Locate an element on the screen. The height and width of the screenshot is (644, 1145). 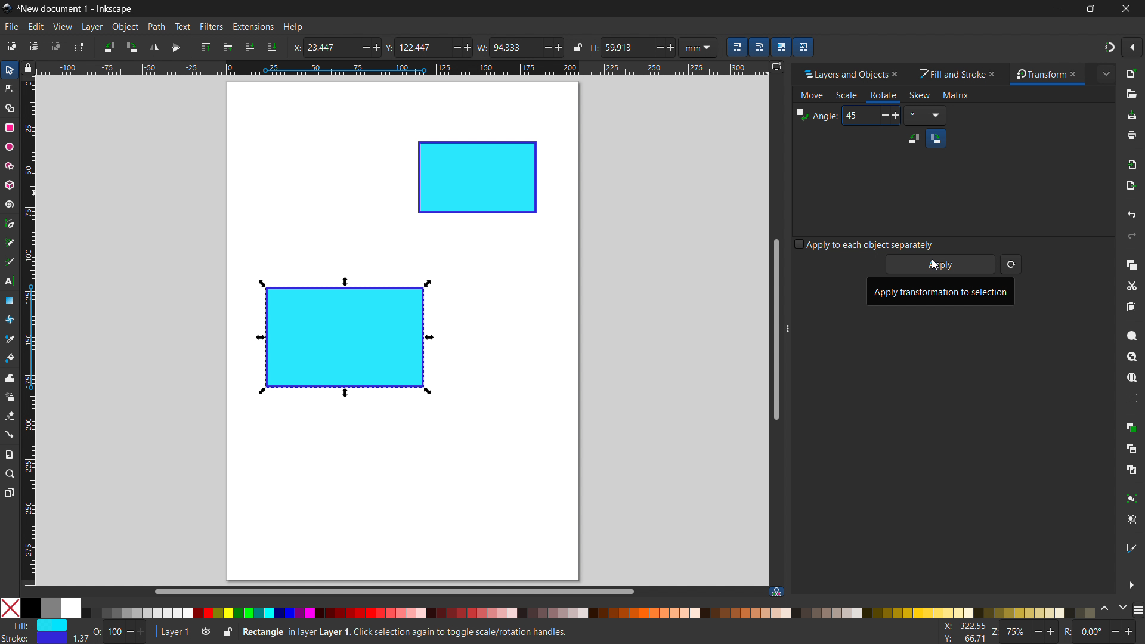
Stroke is located at coordinates (35, 639).